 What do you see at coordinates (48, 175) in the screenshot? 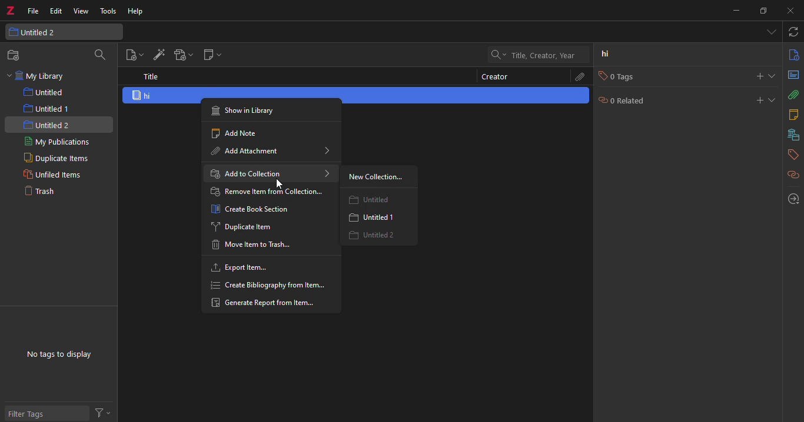
I see `unfiled items` at bounding box center [48, 175].